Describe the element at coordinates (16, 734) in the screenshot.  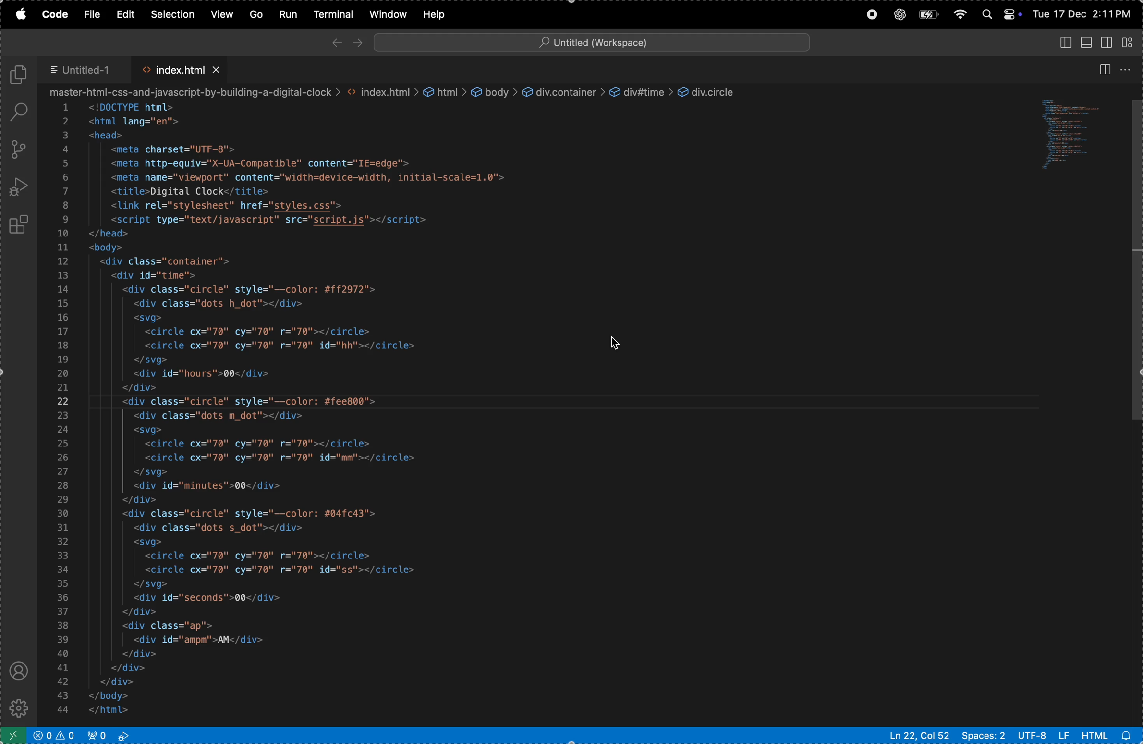
I see `open remote window` at that location.